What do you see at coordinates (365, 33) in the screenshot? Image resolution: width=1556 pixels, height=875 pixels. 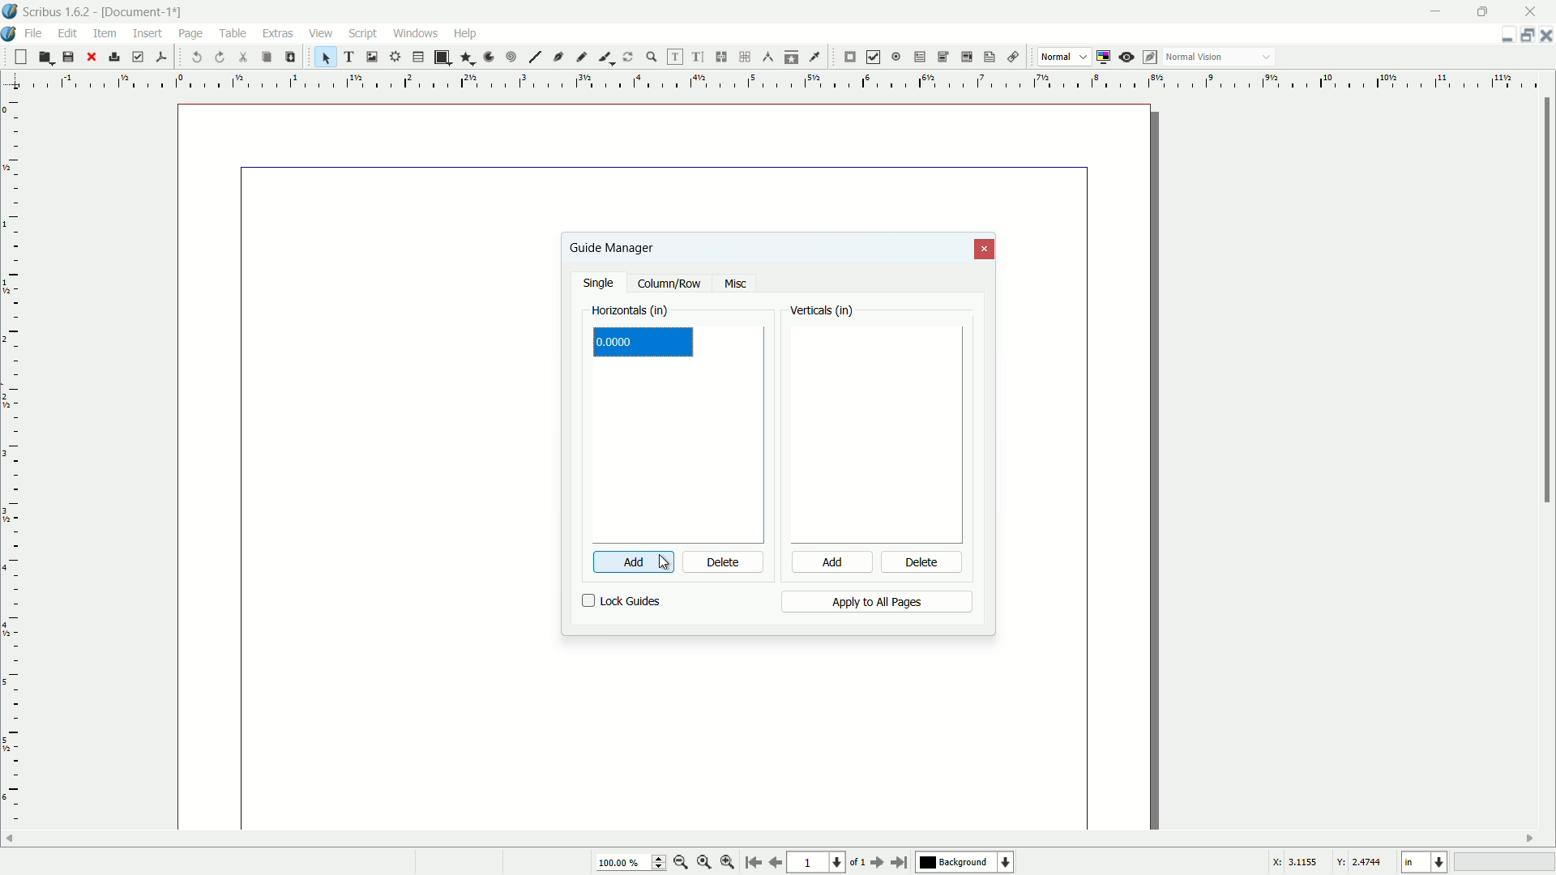 I see `script menu` at bounding box center [365, 33].